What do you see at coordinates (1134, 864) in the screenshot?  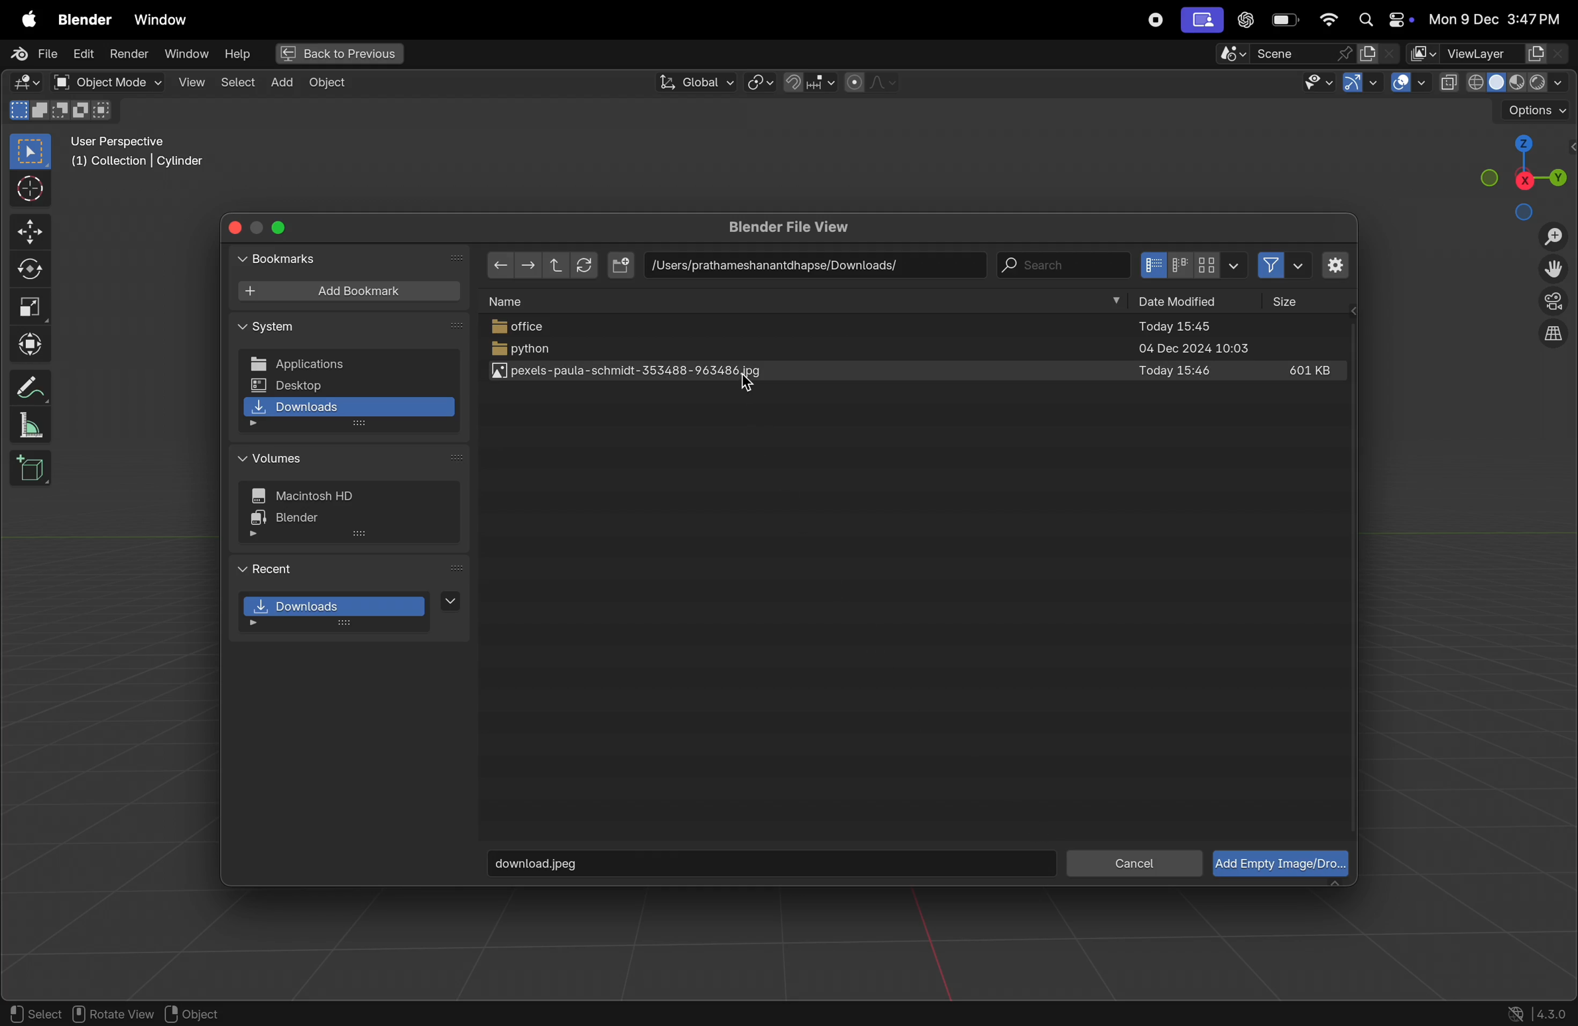 I see `cancel` at bounding box center [1134, 864].